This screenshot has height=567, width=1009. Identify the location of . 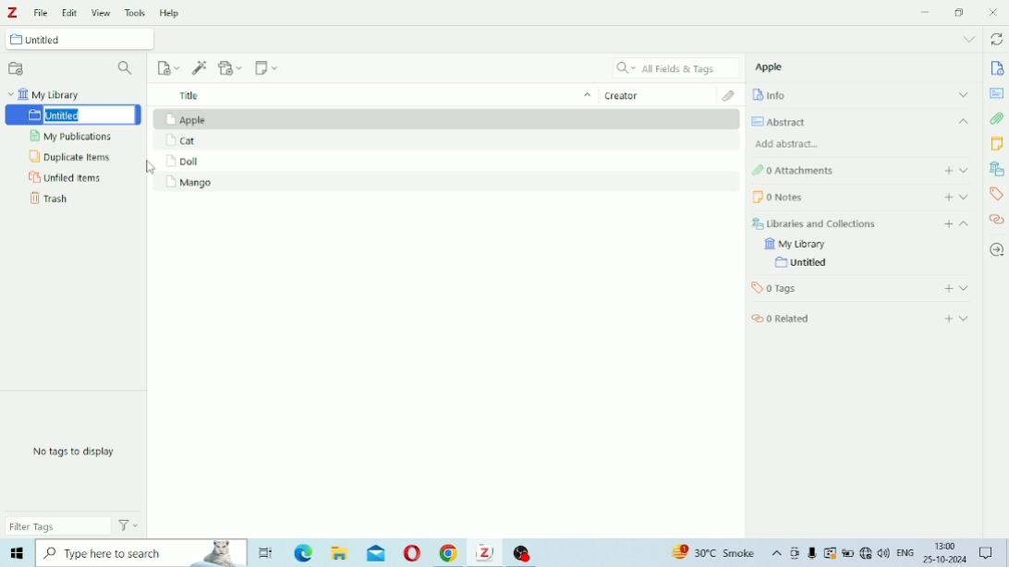
(904, 552).